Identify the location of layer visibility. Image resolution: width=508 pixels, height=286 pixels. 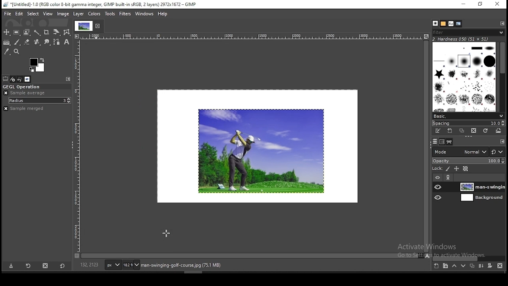
(437, 178).